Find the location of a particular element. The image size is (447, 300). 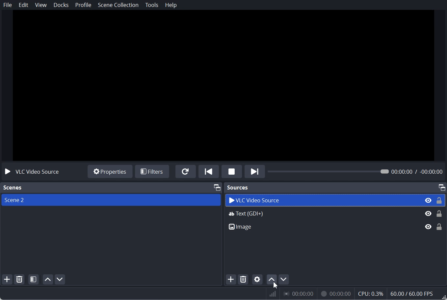

Move source up is located at coordinates (271, 279).